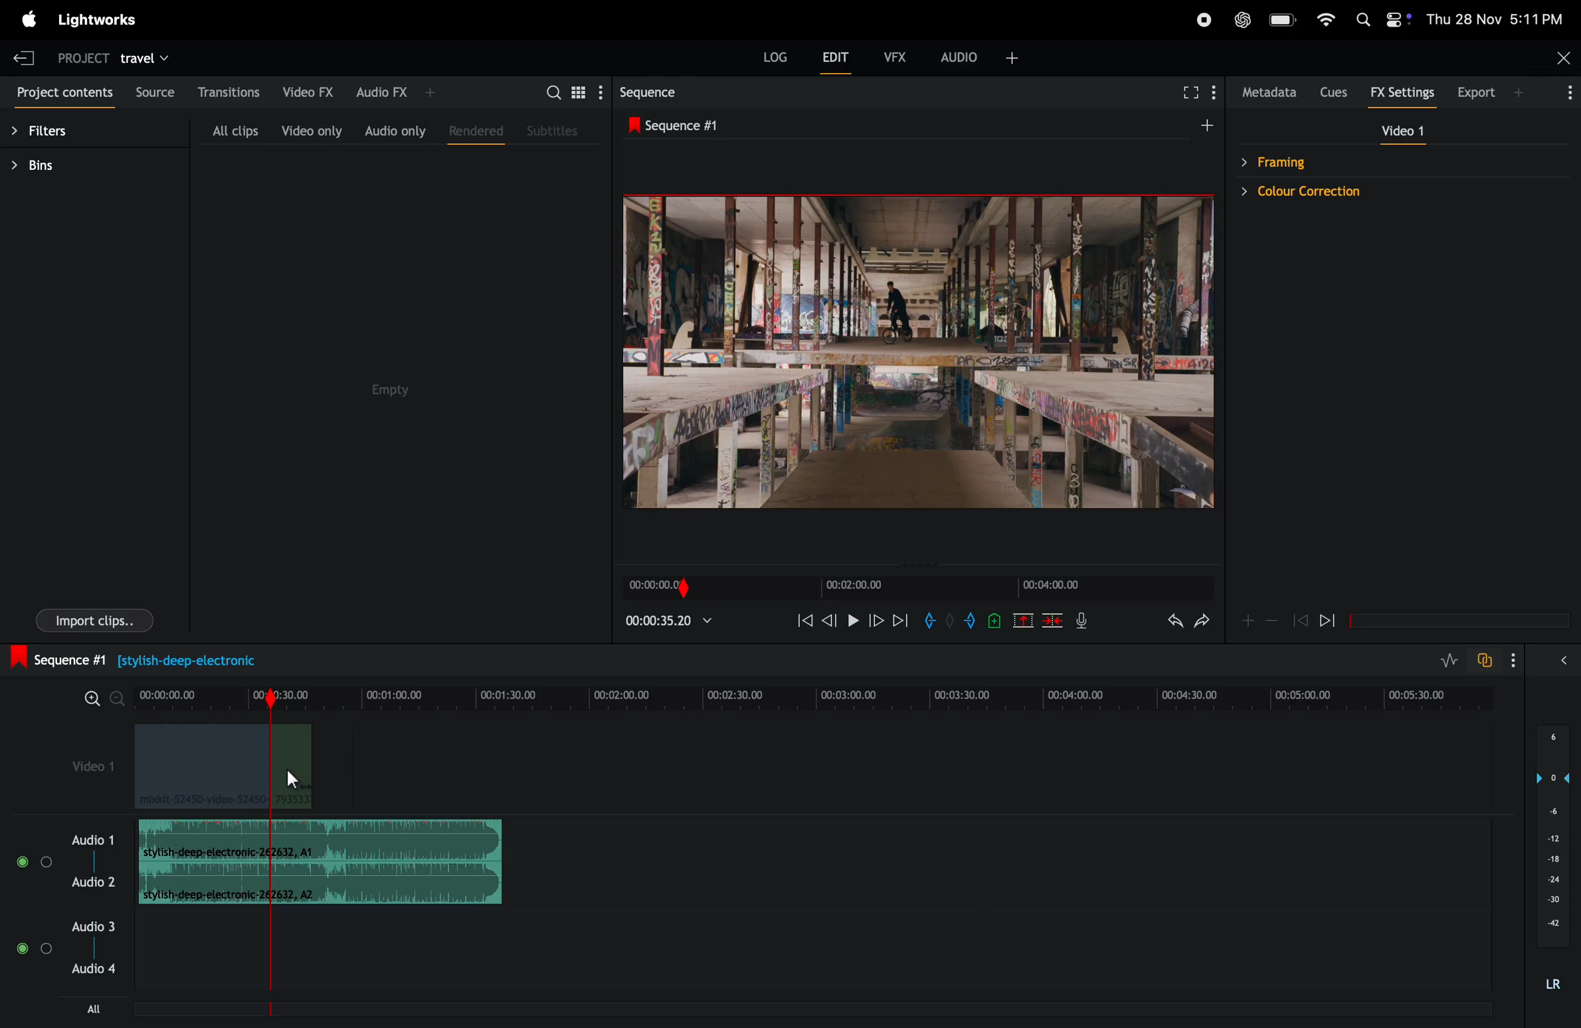  What do you see at coordinates (1443, 659) in the screenshot?
I see `toggle audio level editing` at bounding box center [1443, 659].